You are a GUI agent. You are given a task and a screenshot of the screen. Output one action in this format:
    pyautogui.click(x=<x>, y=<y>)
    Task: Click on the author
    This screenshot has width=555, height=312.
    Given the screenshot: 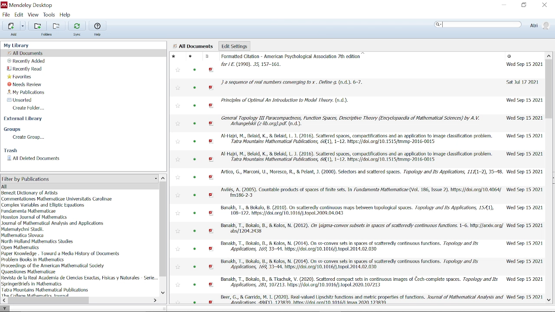 What is the action you would take?
    pyautogui.click(x=43, y=205)
    